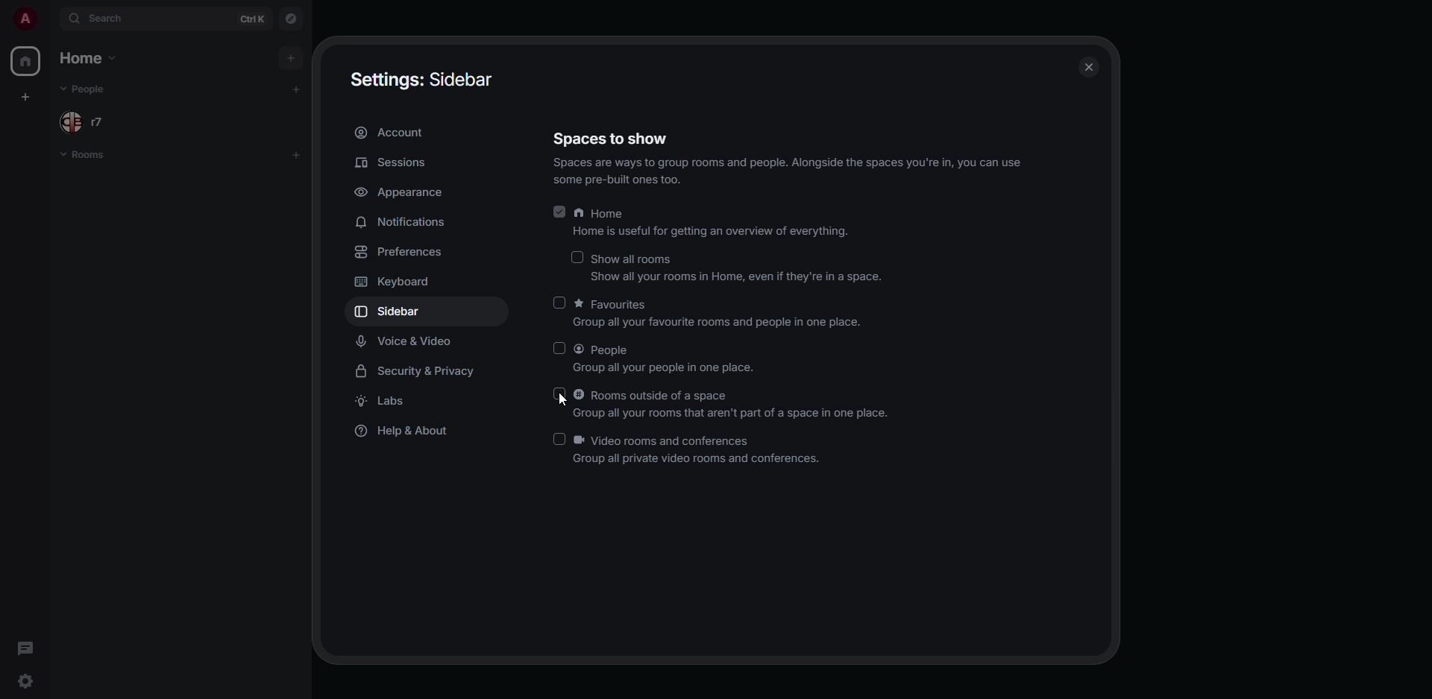 This screenshot has height=699, width=1432. I want to click on search, so click(110, 19).